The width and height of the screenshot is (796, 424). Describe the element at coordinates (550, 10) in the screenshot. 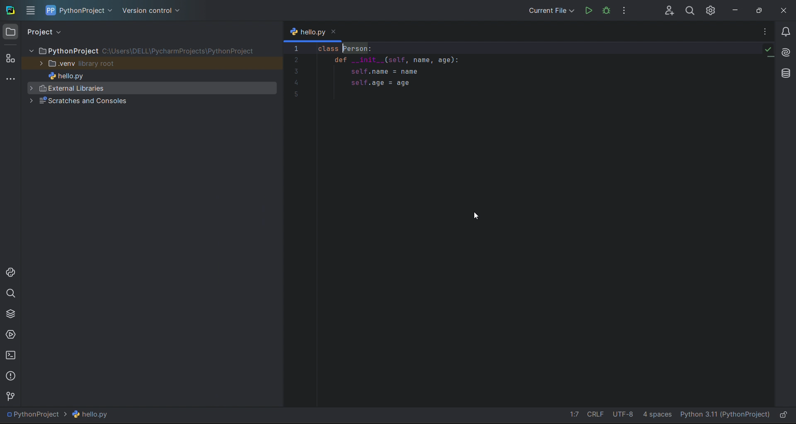

I see `current file` at that location.